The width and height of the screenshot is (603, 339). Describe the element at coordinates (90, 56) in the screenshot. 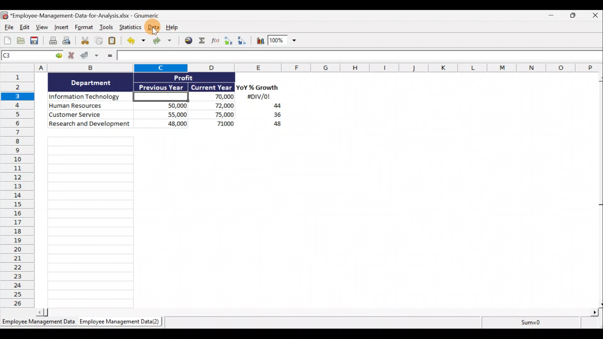

I see `Accept changes` at that location.